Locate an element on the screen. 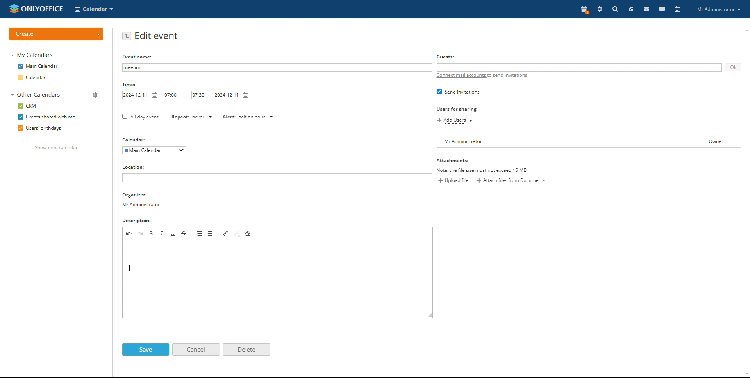 Image resolution: width=750 pixels, height=378 pixels. send invitations is located at coordinates (458, 92).